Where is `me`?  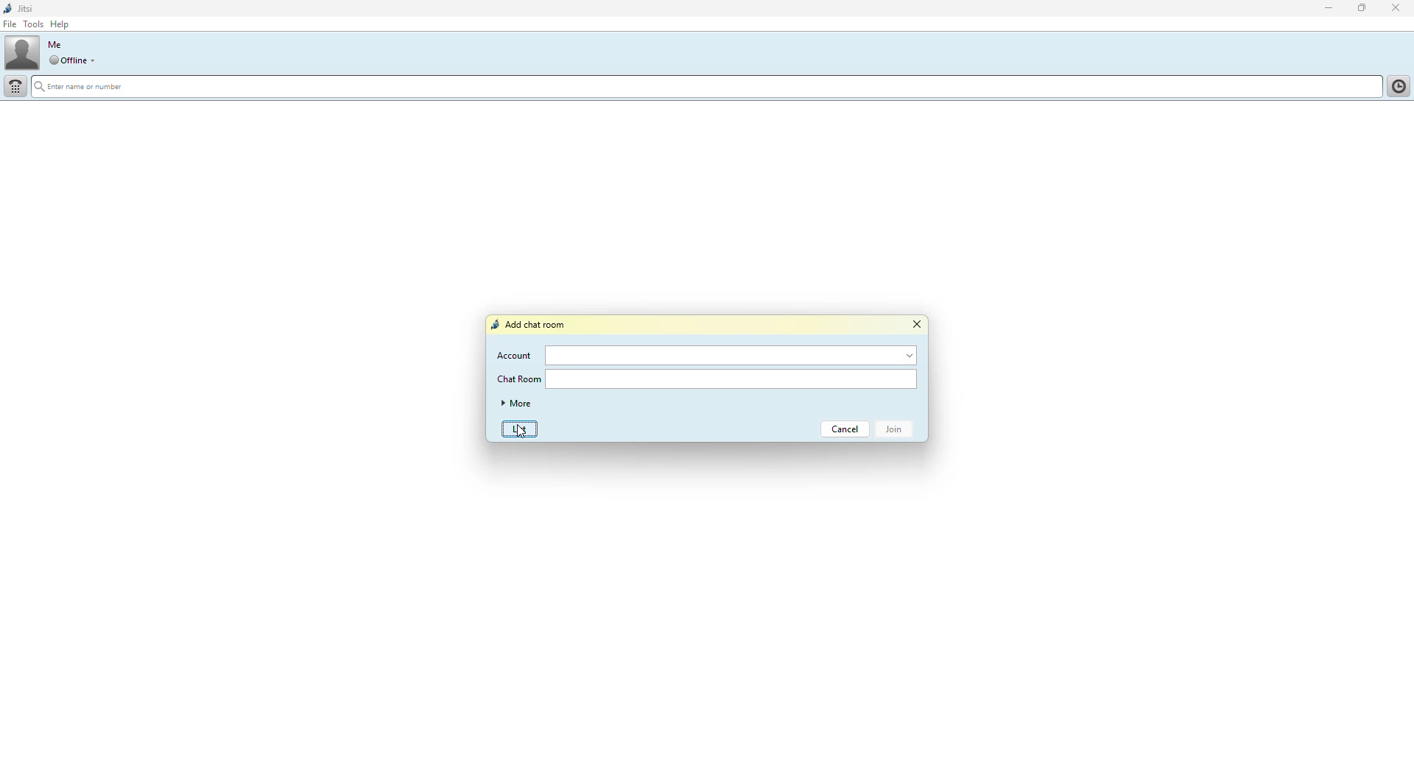
me is located at coordinates (58, 45).